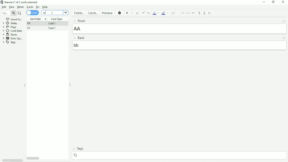  What do you see at coordinates (174, 38) in the screenshot?
I see `Back` at bounding box center [174, 38].